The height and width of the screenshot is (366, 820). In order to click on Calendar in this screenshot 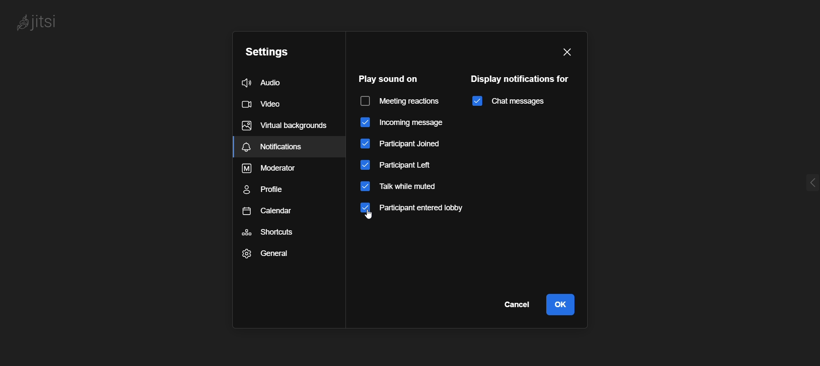, I will do `click(269, 210)`.